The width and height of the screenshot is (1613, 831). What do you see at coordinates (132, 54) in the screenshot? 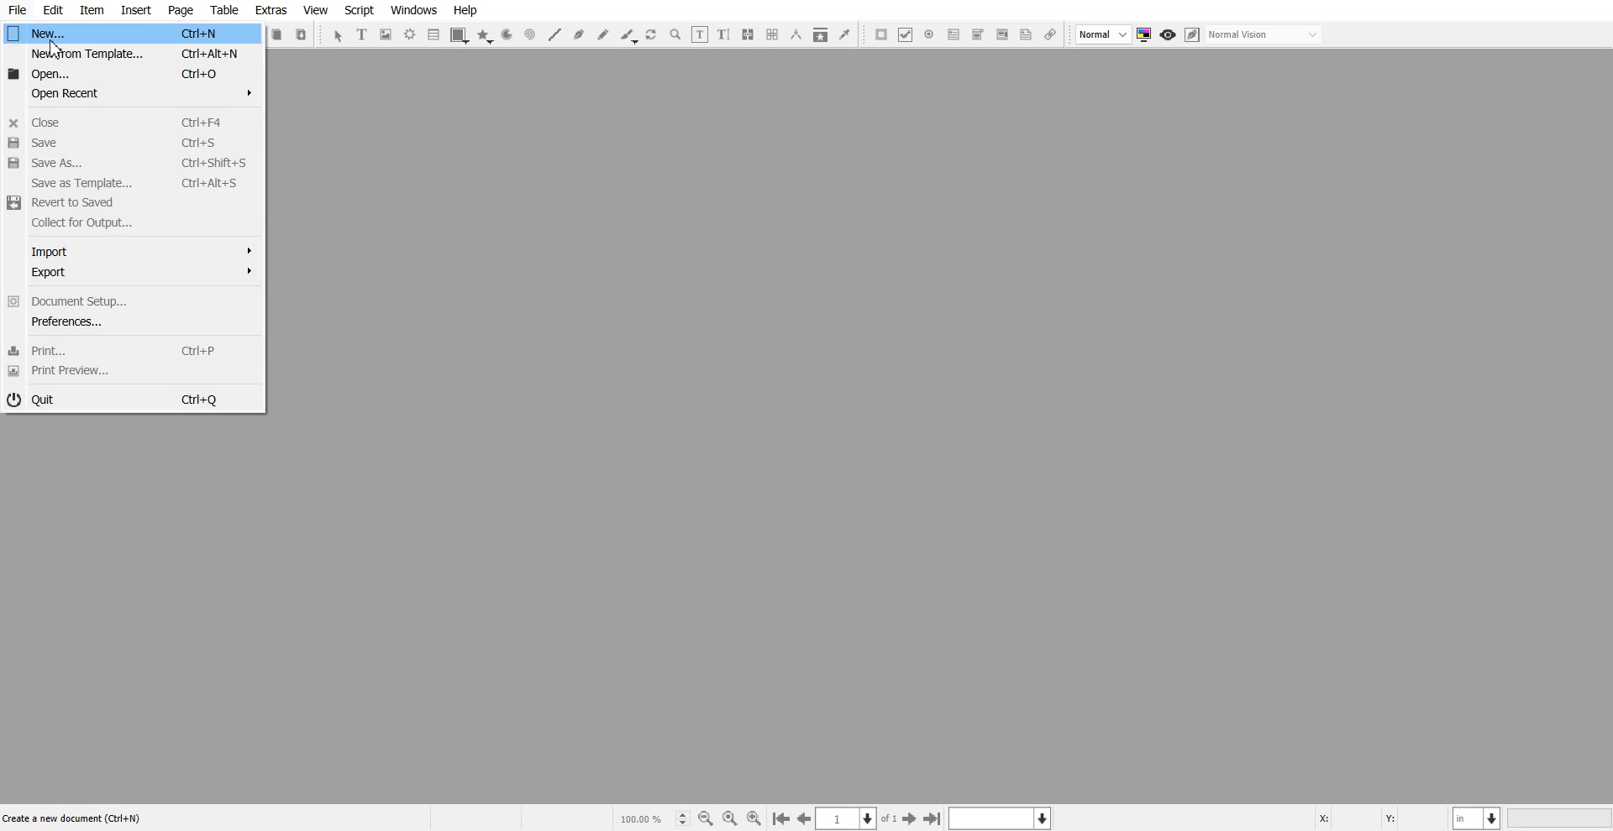
I see `New from Template` at bounding box center [132, 54].